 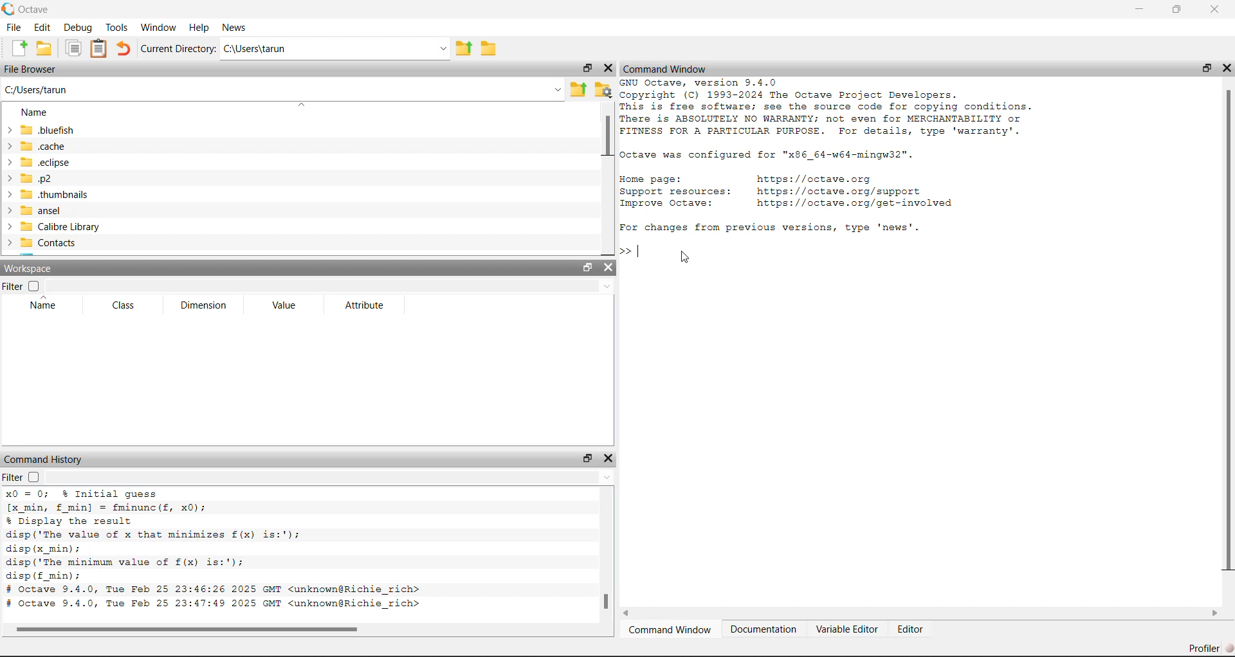 I want to click on Command Window, so click(x=668, y=67).